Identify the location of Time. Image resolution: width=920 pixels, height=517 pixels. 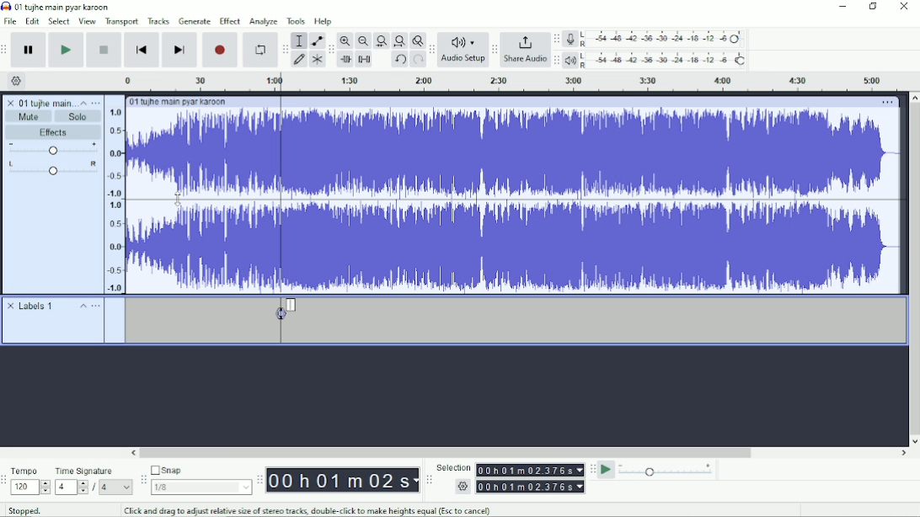
(342, 480).